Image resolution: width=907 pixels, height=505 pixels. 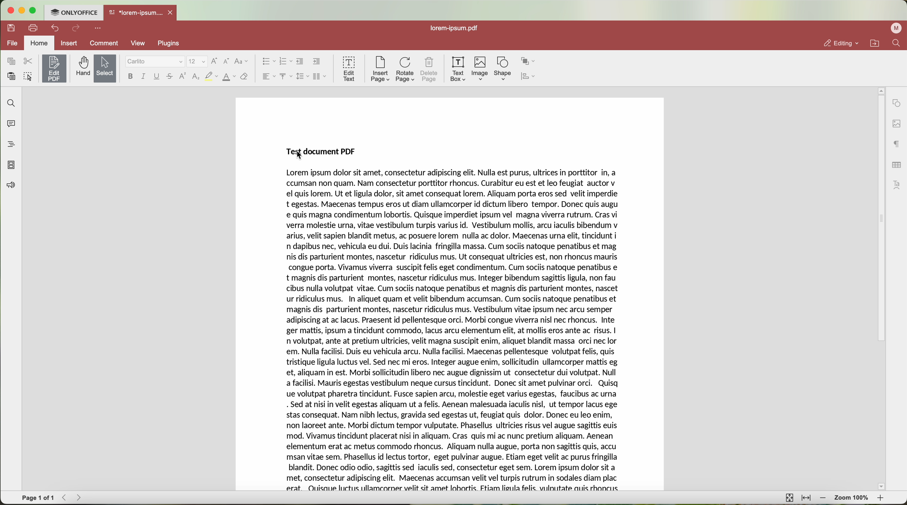 I want to click on italic, so click(x=144, y=77).